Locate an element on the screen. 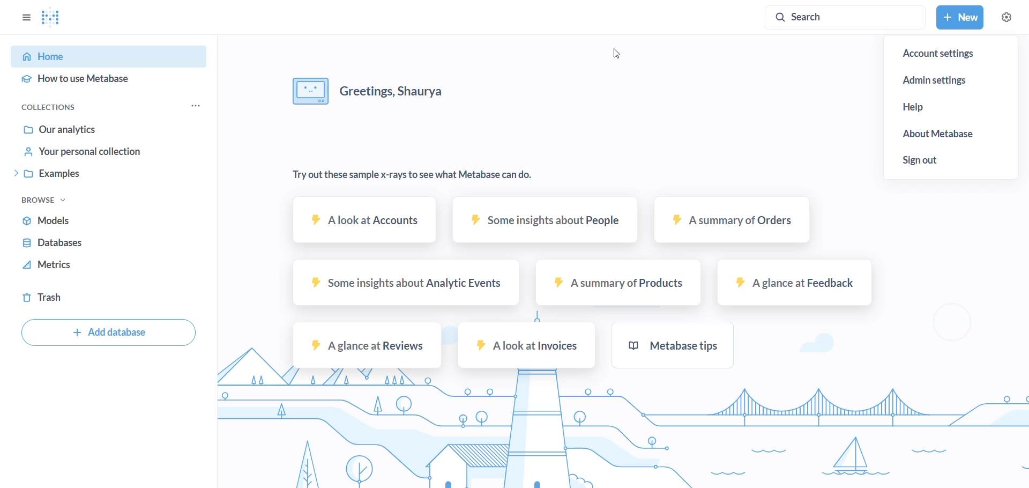 The height and width of the screenshot is (488, 1029). metabase tips sample is located at coordinates (676, 343).